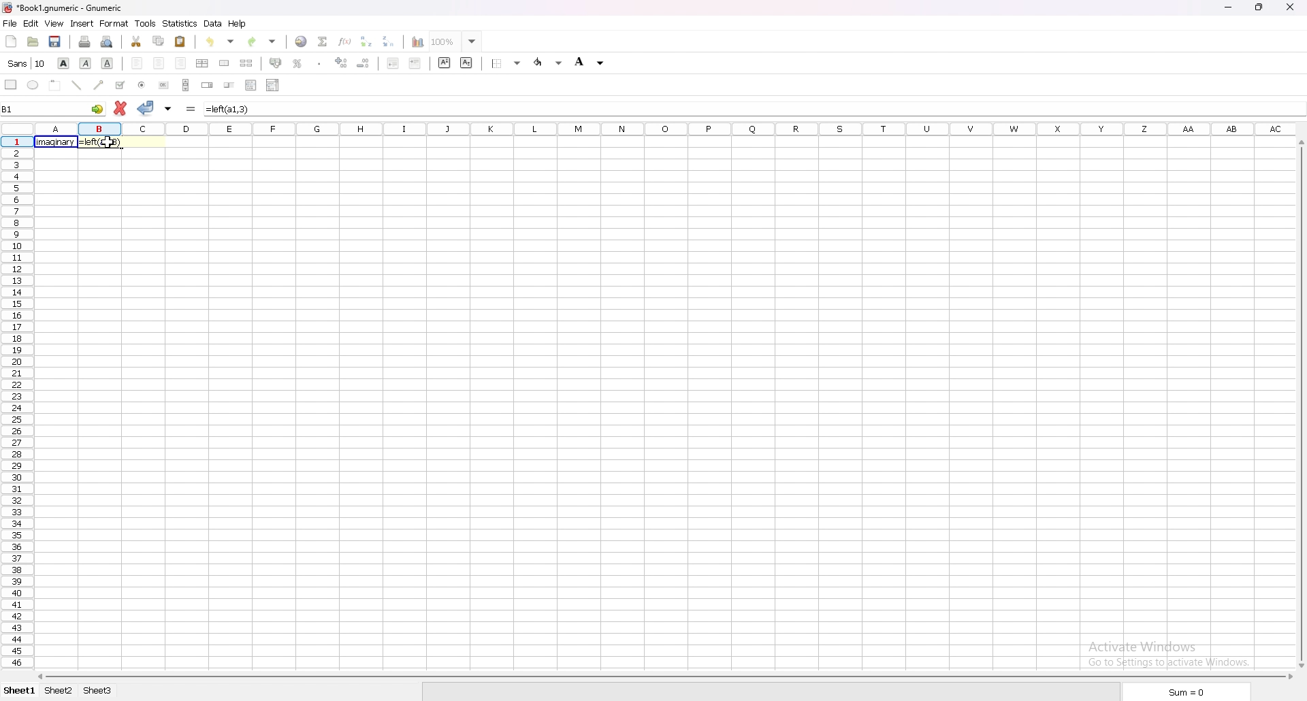 The height and width of the screenshot is (701, 1307). What do you see at coordinates (82, 23) in the screenshot?
I see `insert` at bounding box center [82, 23].